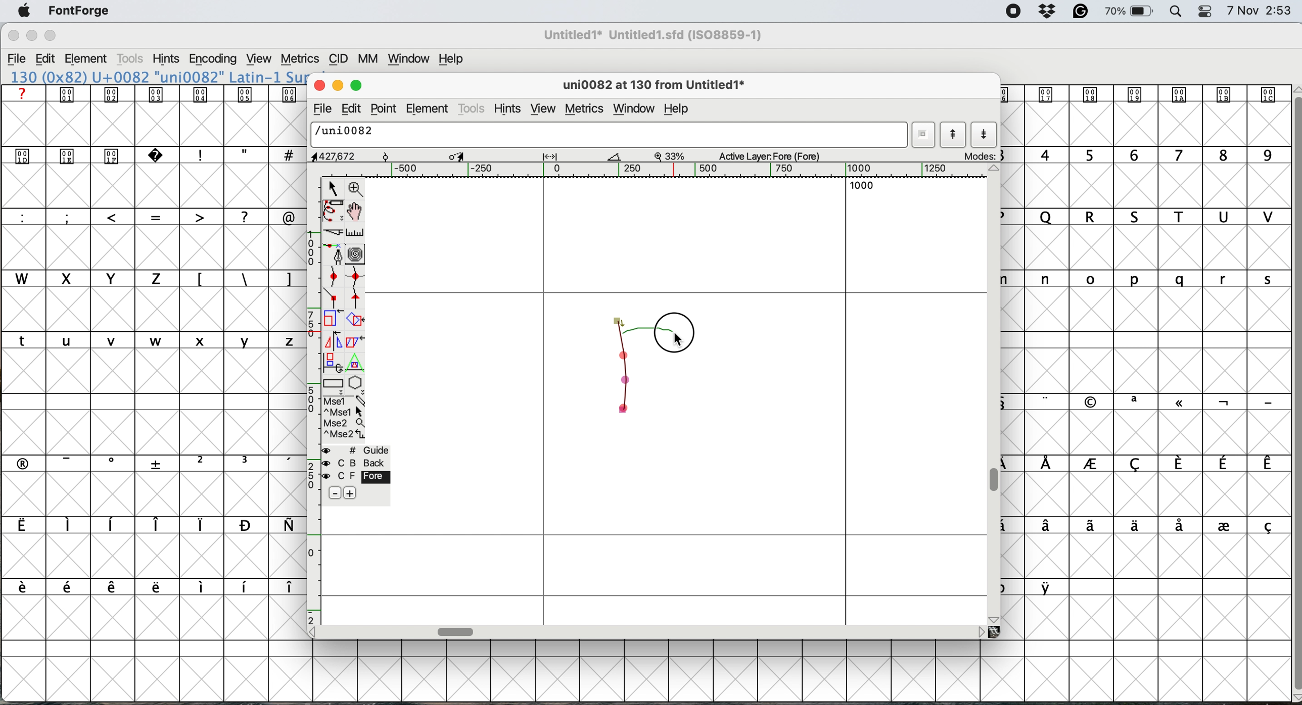 Image resolution: width=1302 pixels, height=705 pixels. What do you see at coordinates (469, 157) in the screenshot?
I see `glyph details` at bounding box center [469, 157].